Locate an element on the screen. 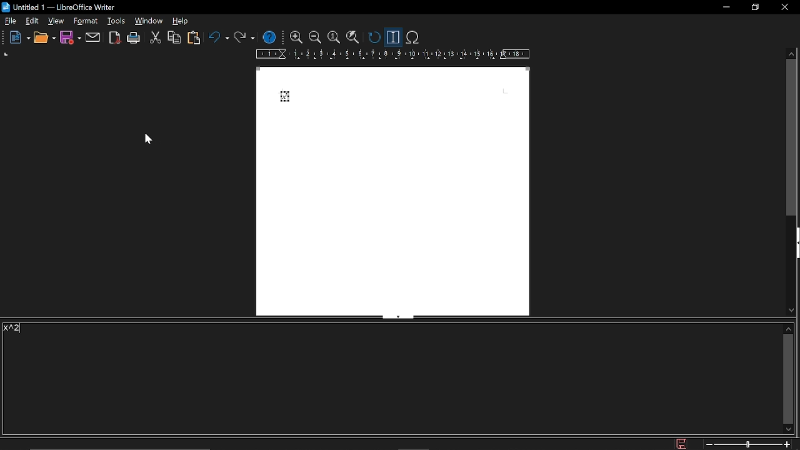  zoom out is located at coordinates (315, 37).